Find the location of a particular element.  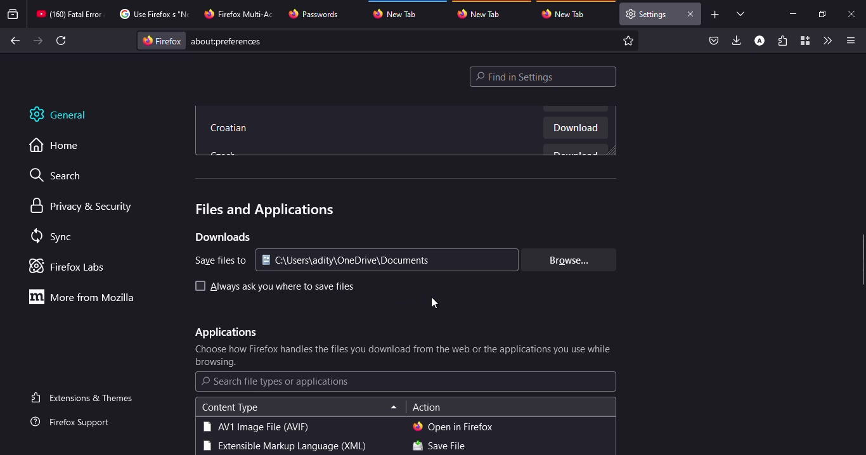

croatian is located at coordinates (231, 129).